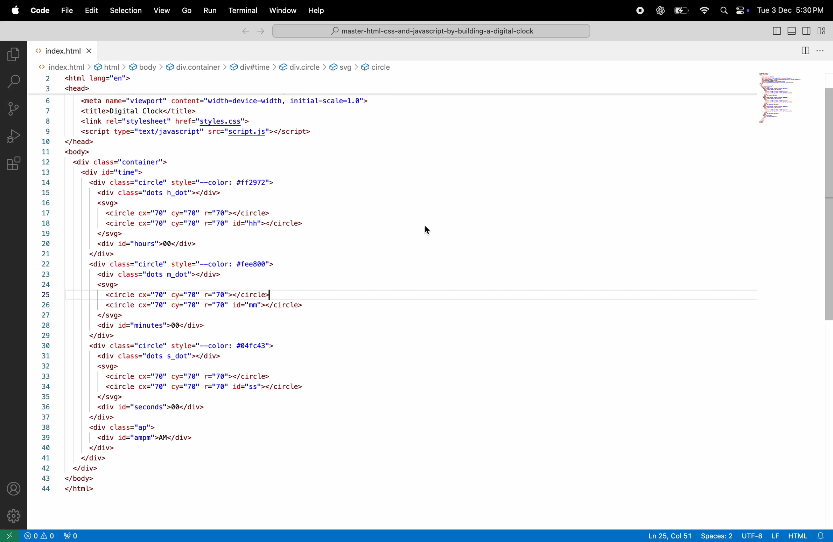  What do you see at coordinates (790, 10) in the screenshot?
I see `date and time` at bounding box center [790, 10].